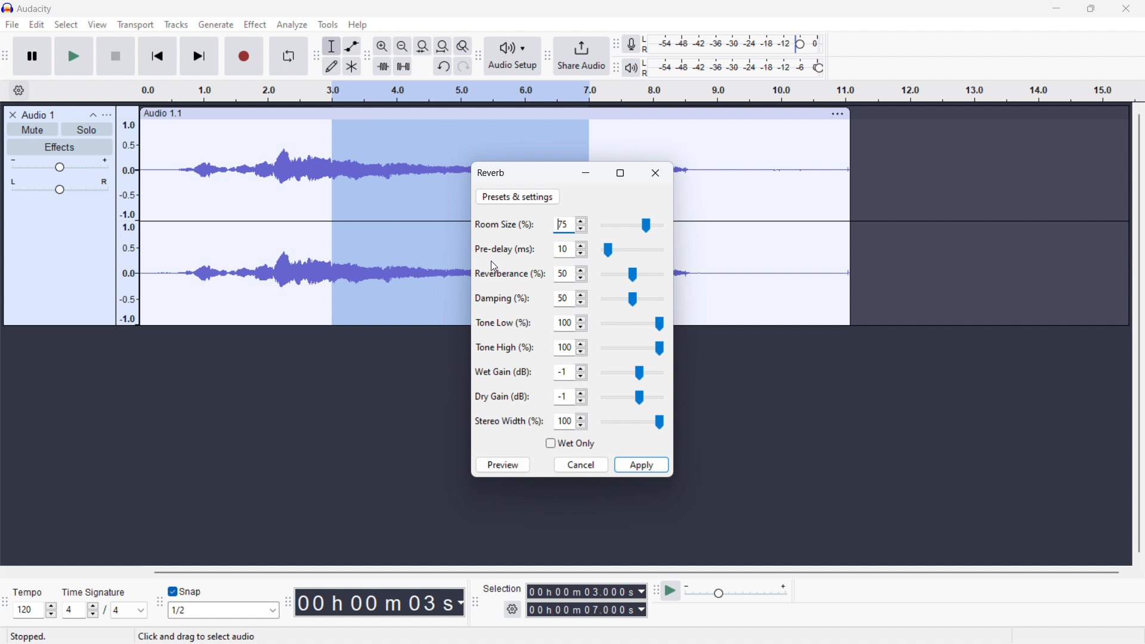 The height and width of the screenshot is (644, 1145). What do you see at coordinates (493, 173) in the screenshot?
I see `reverb dialoguebox` at bounding box center [493, 173].